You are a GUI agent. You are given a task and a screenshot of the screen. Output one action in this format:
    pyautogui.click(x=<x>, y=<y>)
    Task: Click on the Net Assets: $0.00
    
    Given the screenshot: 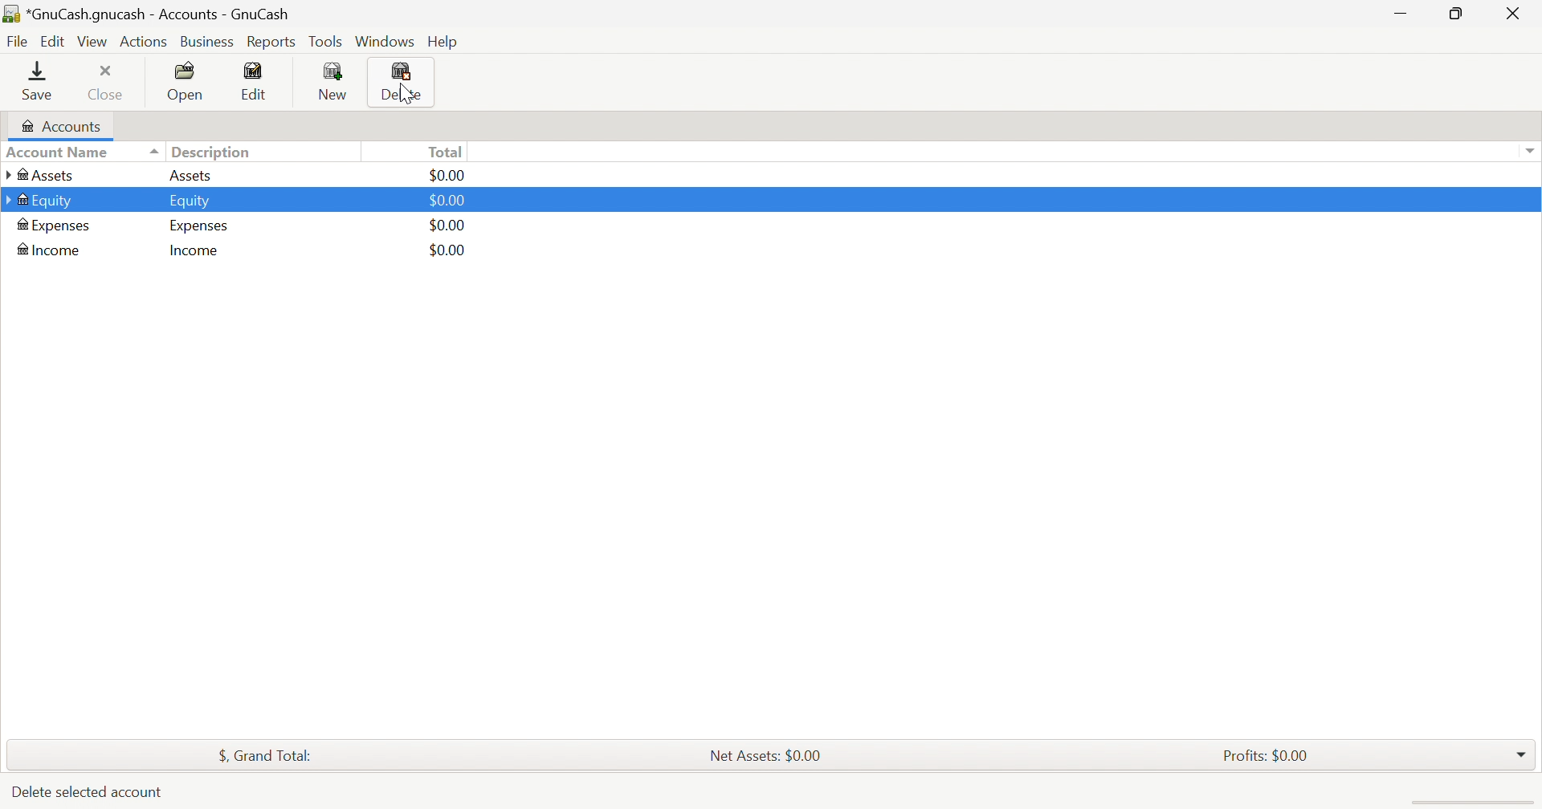 What is the action you would take?
    pyautogui.click(x=759, y=754)
    